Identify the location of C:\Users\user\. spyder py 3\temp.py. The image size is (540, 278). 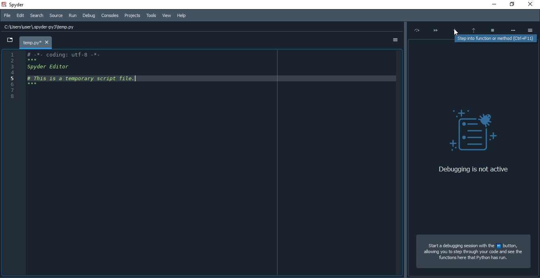
(43, 26).